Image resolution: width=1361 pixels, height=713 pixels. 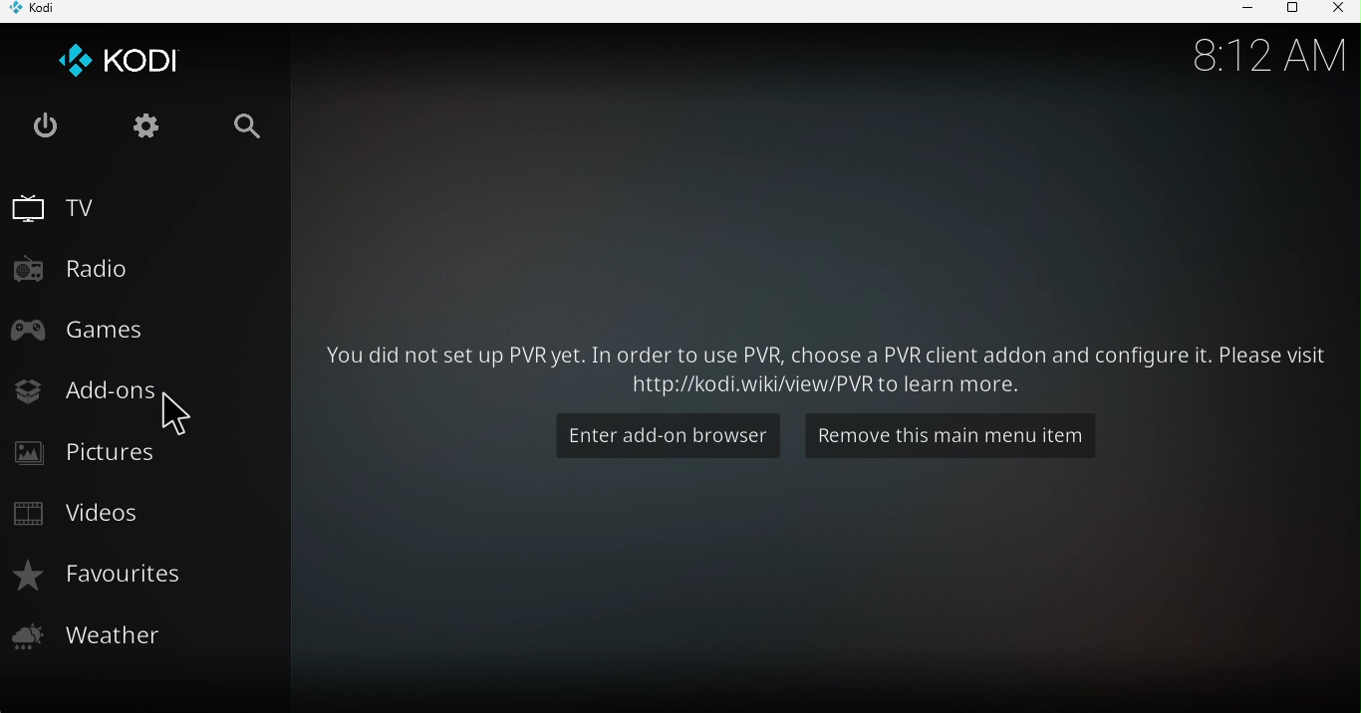 I want to click on Minimize, so click(x=1241, y=11).